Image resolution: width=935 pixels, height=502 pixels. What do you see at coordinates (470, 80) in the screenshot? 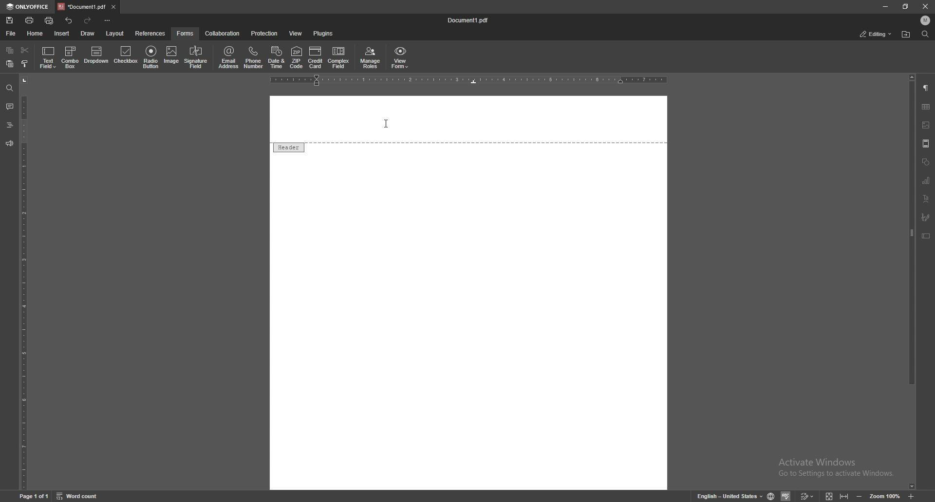
I see `horiztontal scale` at bounding box center [470, 80].